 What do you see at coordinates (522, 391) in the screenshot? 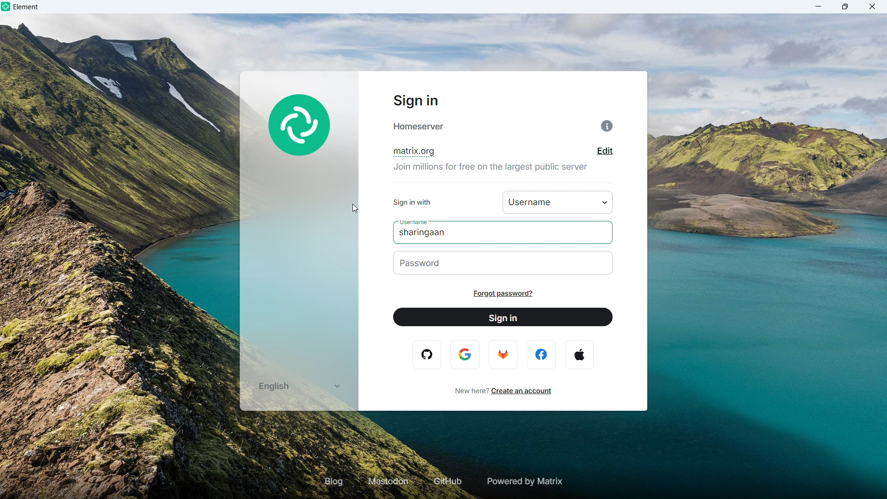
I see `Create an account ` at bounding box center [522, 391].